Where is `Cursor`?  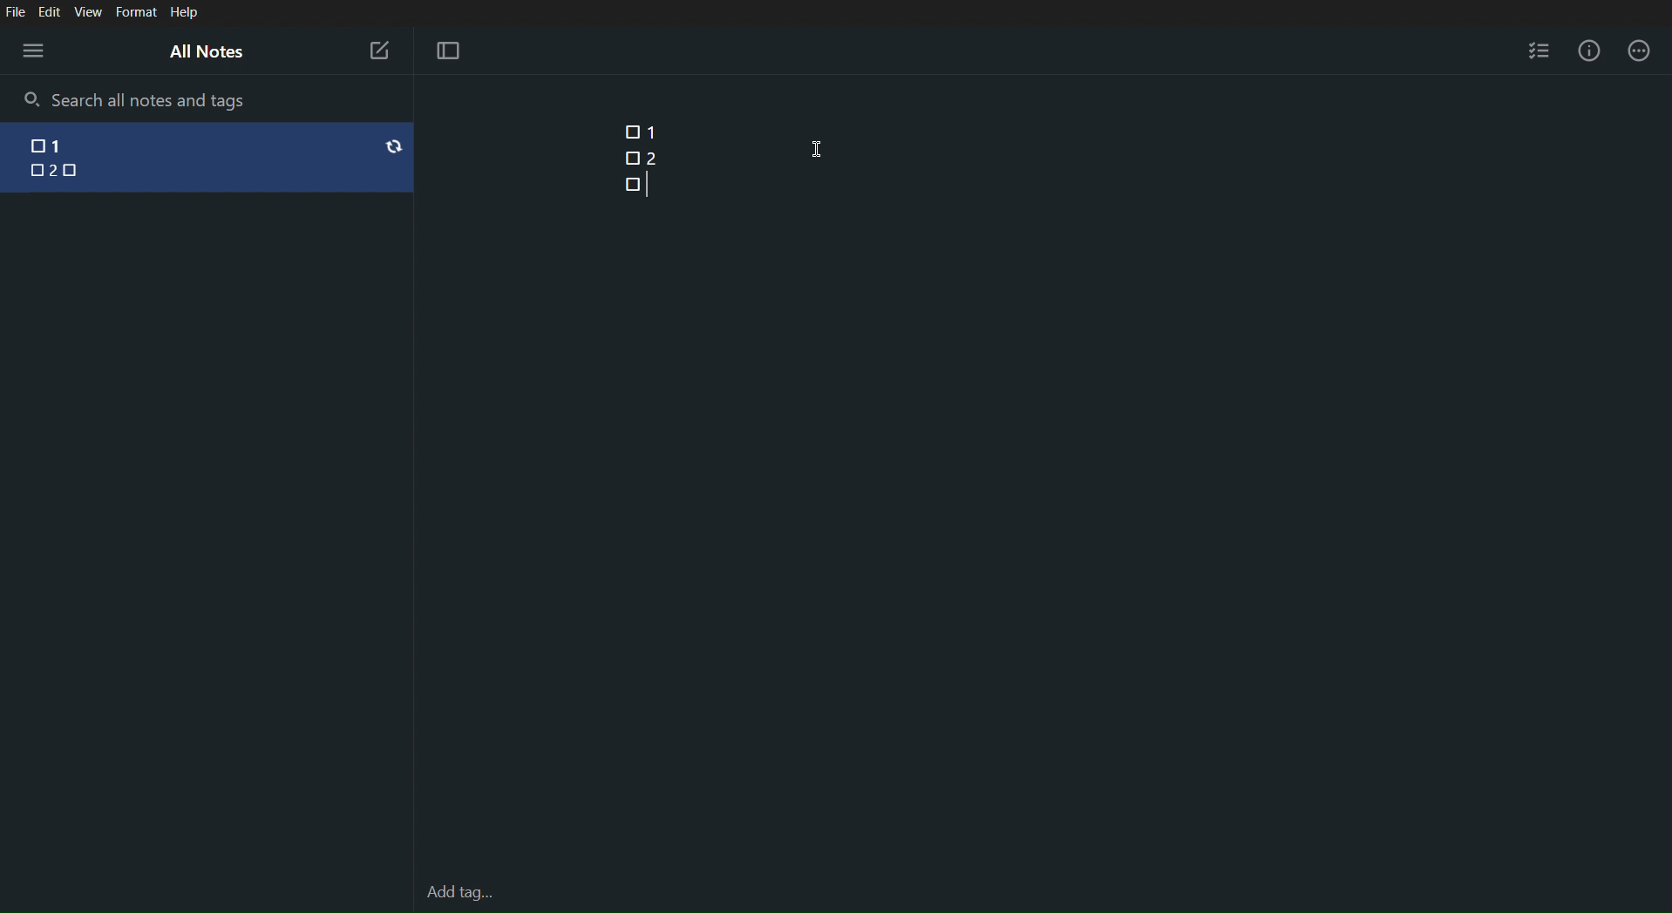 Cursor is located at coordinates (819, 149).